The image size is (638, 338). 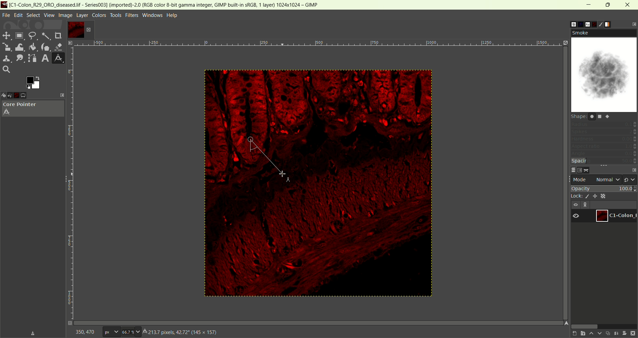 I want to click on smudge tool, so click(x=18, y=58).